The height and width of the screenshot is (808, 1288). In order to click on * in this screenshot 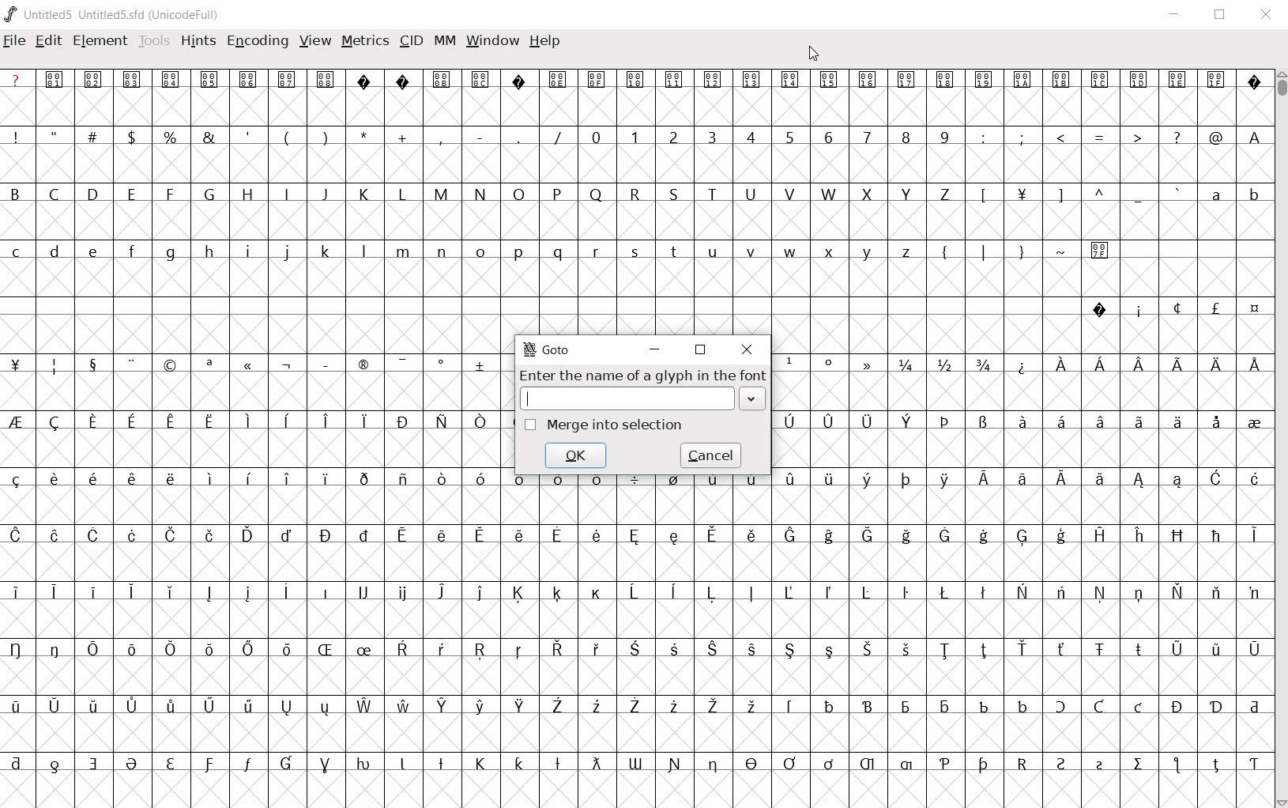, I will do `click(366, 135)`.